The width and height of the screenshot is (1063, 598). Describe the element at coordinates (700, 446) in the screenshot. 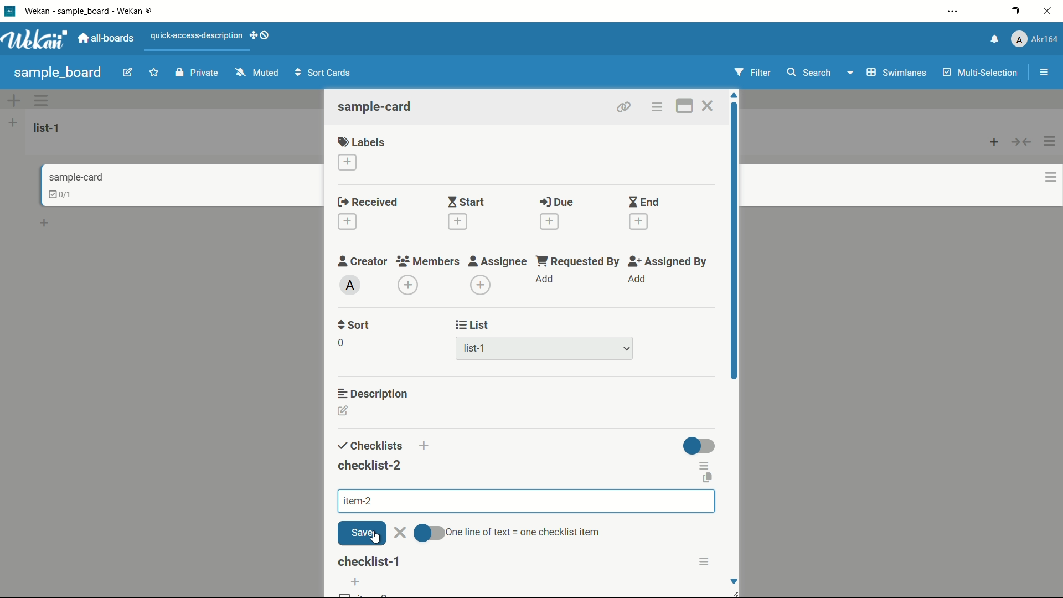

I see `toggle button` at that location.